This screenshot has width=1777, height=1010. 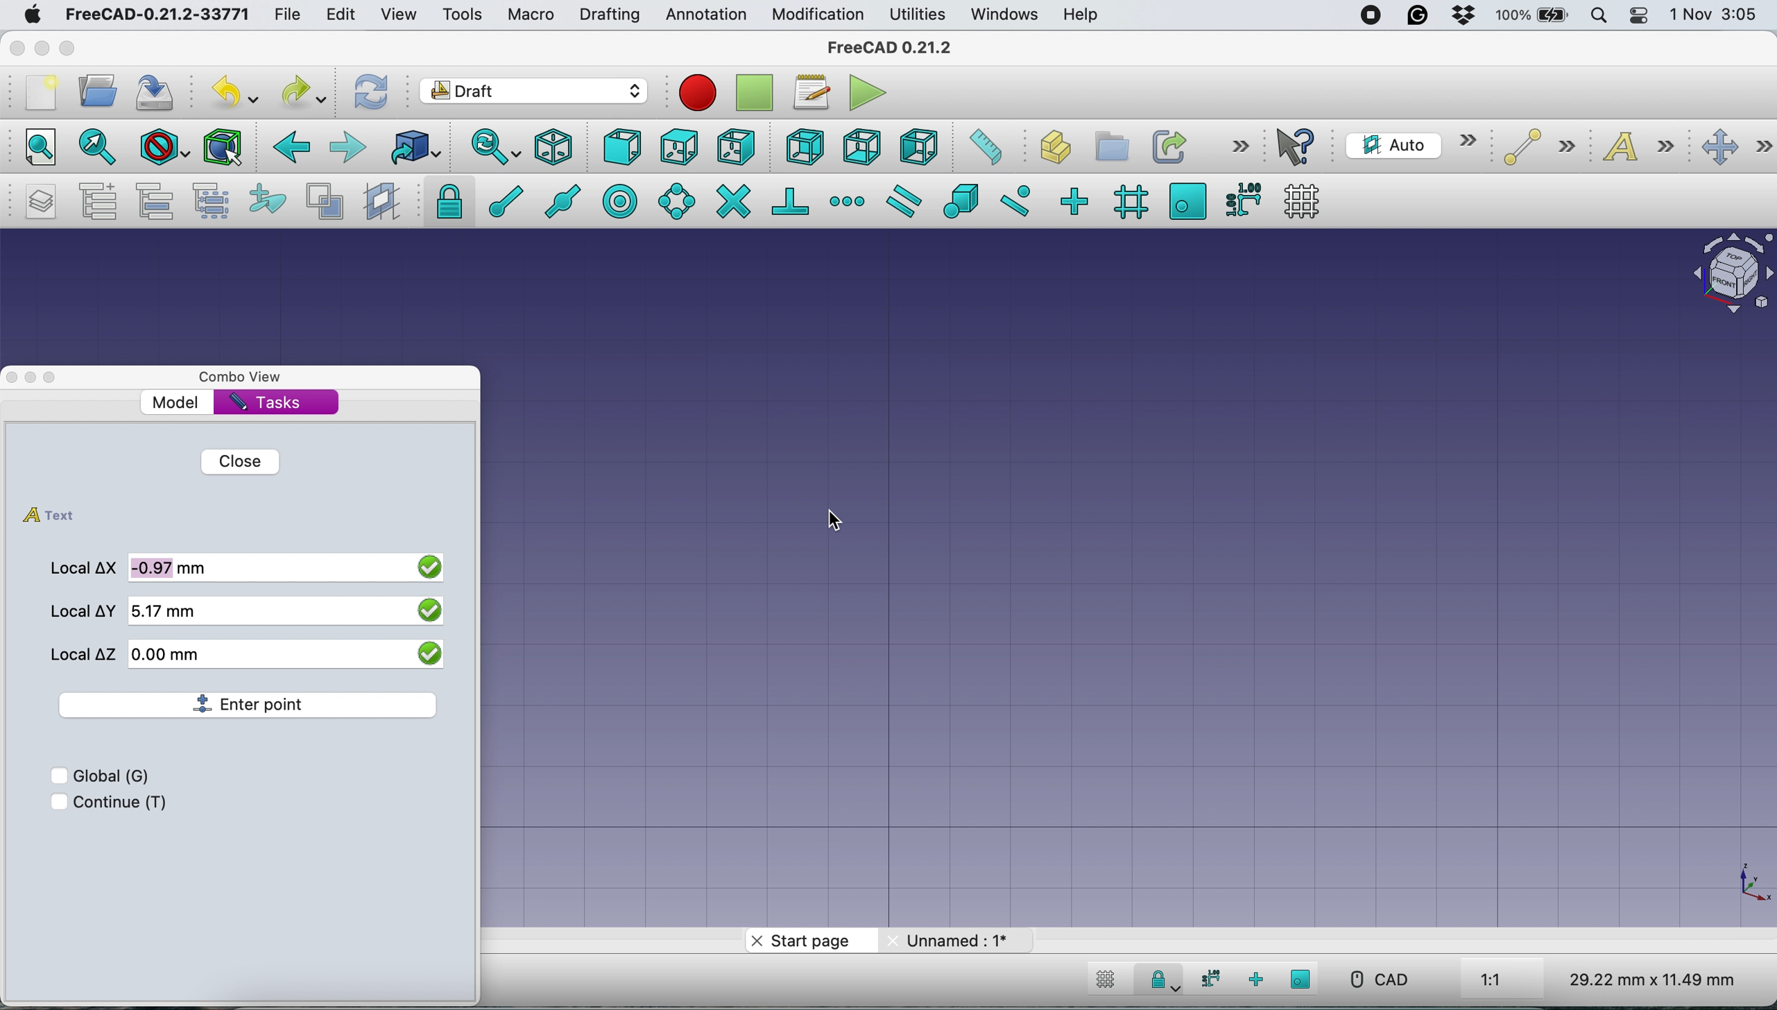 What do you see at coordinates (97, 89) in the screenshot?
I see `open` at bounding box center [97, 89].